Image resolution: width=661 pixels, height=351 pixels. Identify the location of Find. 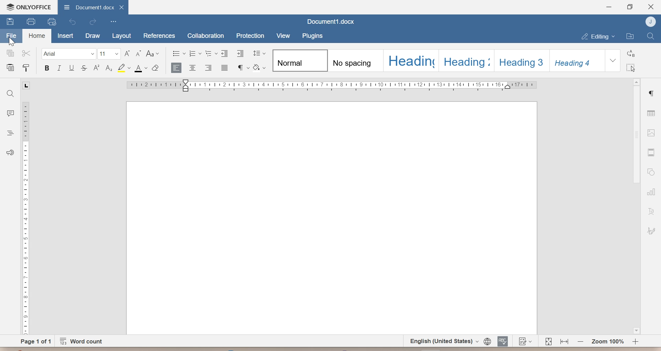
(11, 93).